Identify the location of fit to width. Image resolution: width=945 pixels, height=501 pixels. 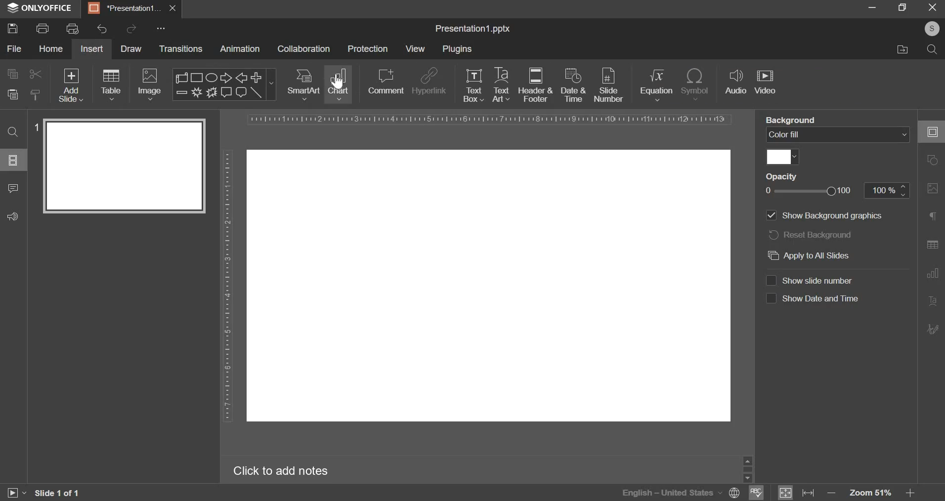
(810, 493).